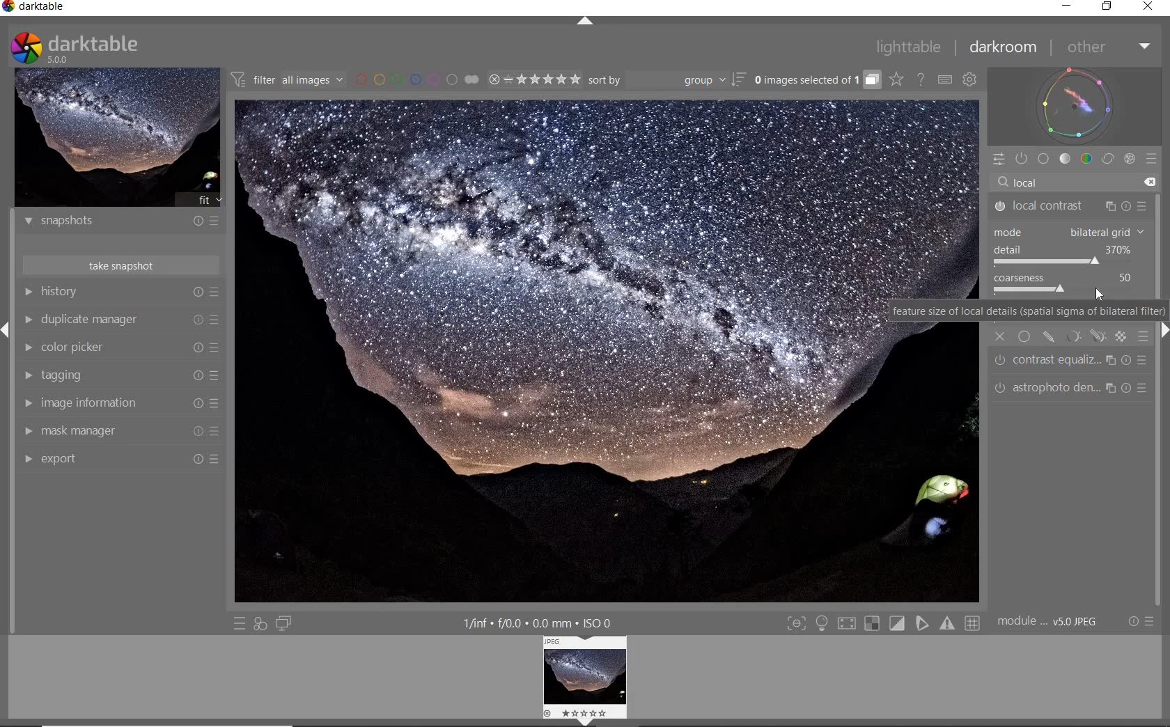  What do you see at coordinates (81, 347) in the screenshot?
I see `color picker` at bounding box center [81, 347].